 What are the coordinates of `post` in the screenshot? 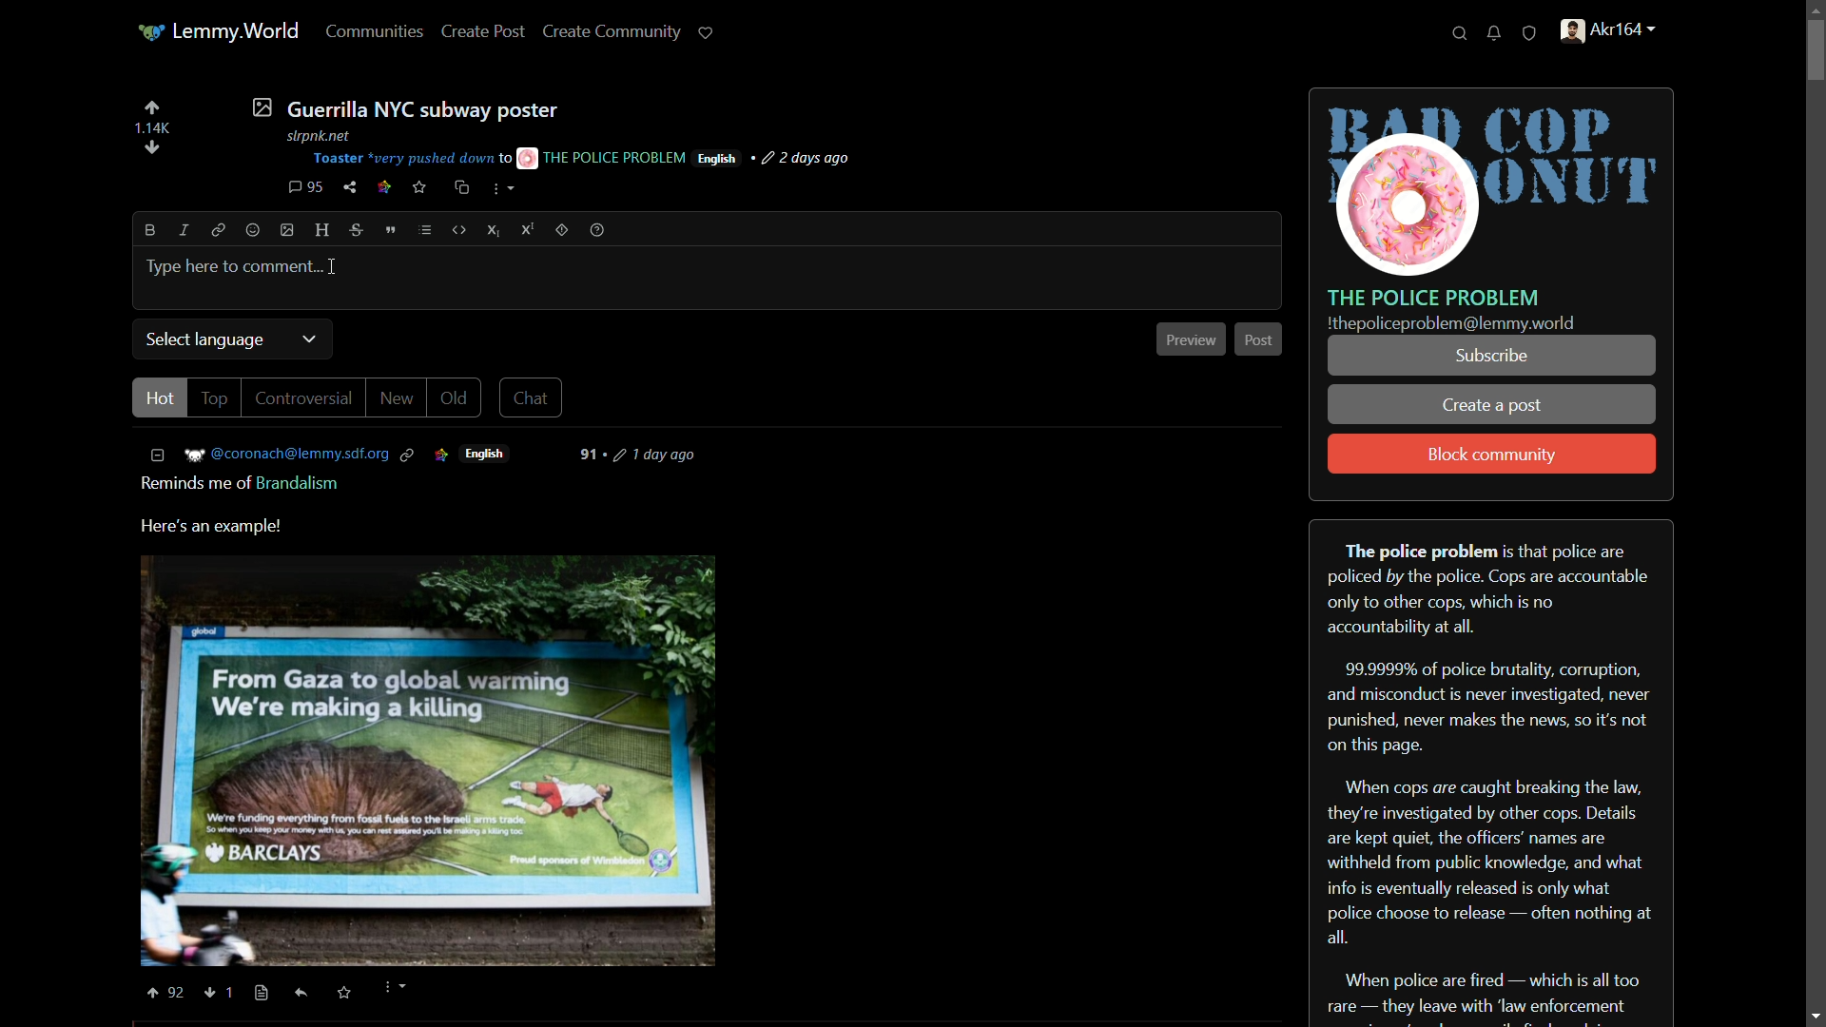 It's located at (1257, 339).